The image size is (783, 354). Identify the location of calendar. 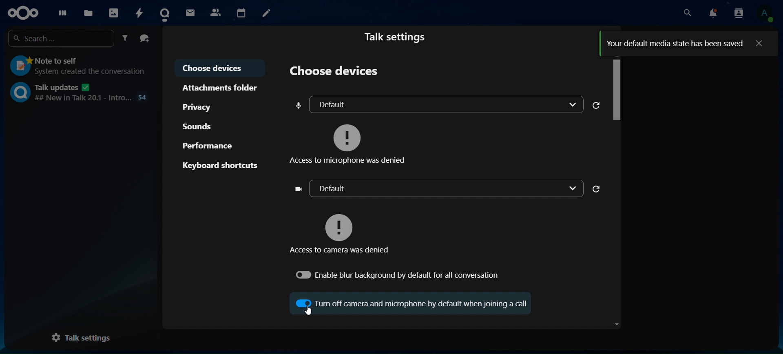
(242, 11).